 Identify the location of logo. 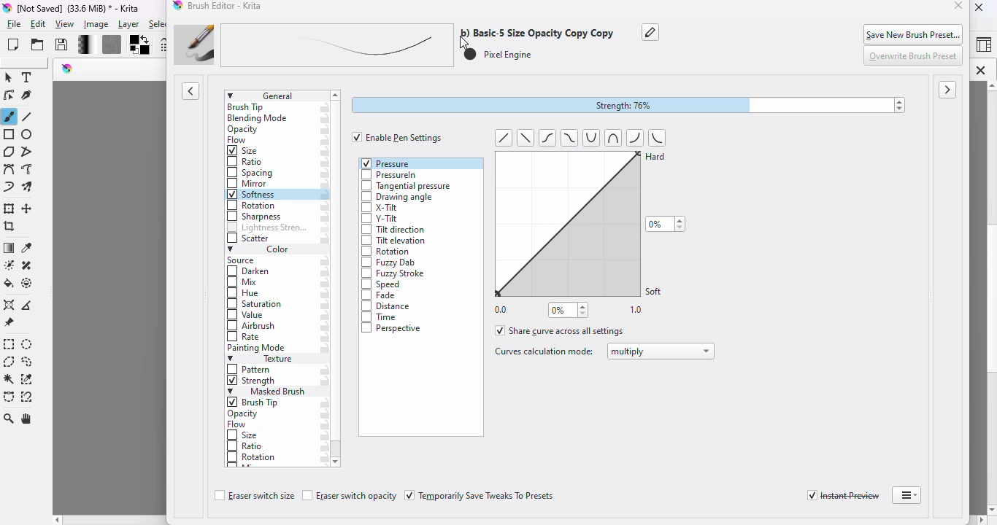
(178, 7).